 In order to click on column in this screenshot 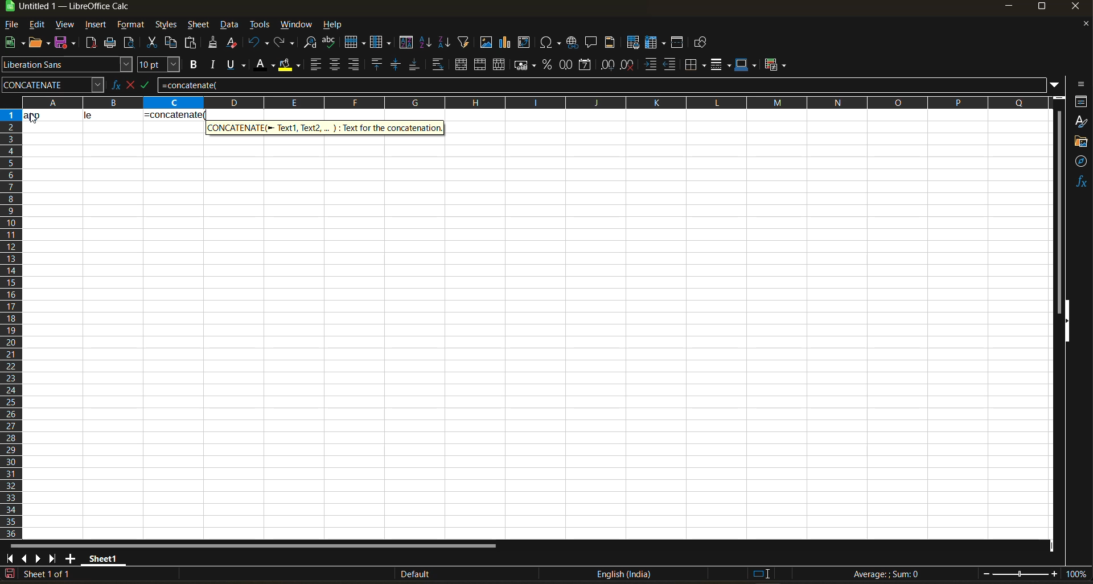, I will do `click(382, 44)`.